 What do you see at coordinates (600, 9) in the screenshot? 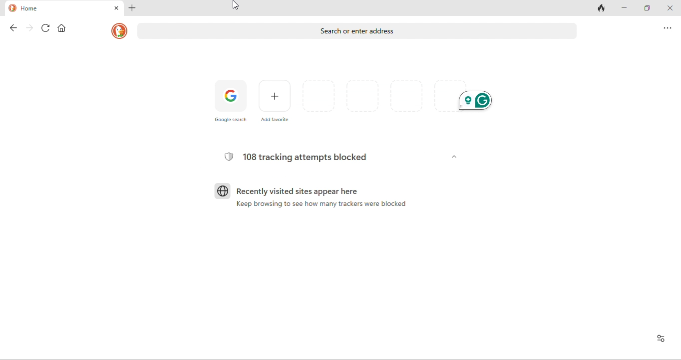
I see `track tab` at bounding box center [600, 9].